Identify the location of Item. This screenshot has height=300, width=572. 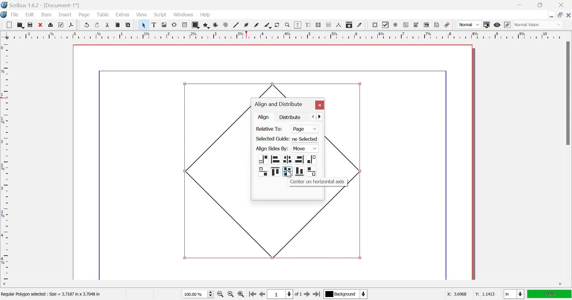
(46, 14).